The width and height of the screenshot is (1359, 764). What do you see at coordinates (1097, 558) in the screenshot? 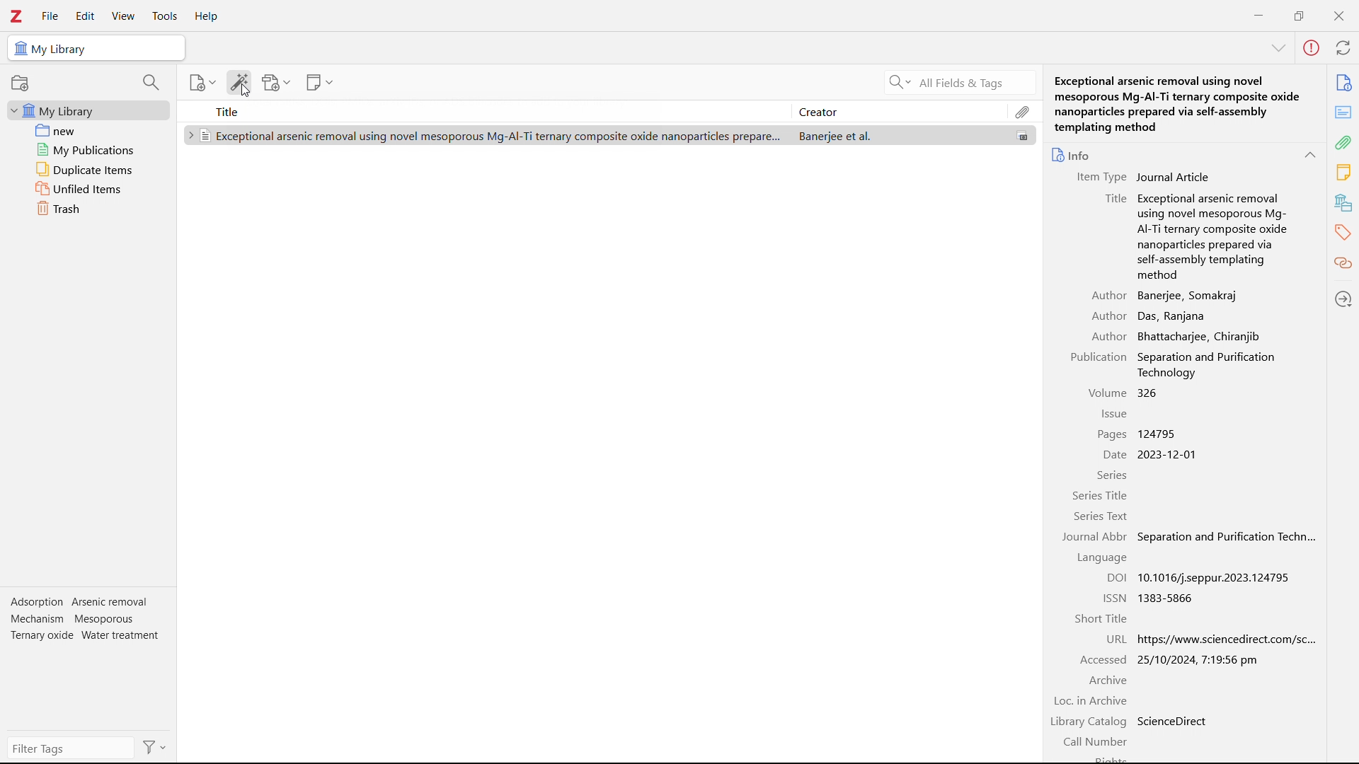
I see `Language` at bounding box center [1097, 558].